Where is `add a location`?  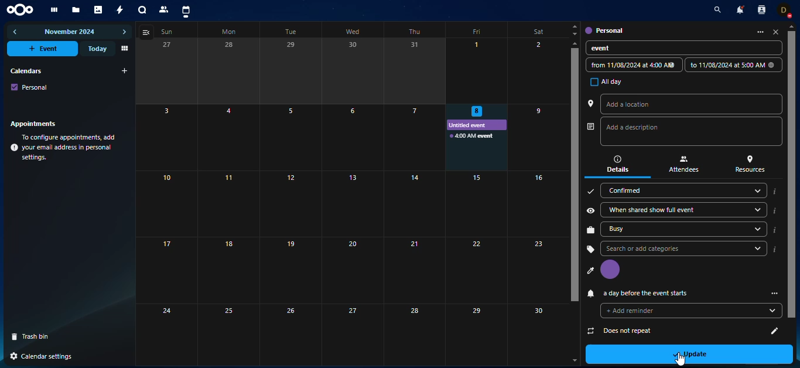 add a location is located at coordinates (640, 103).